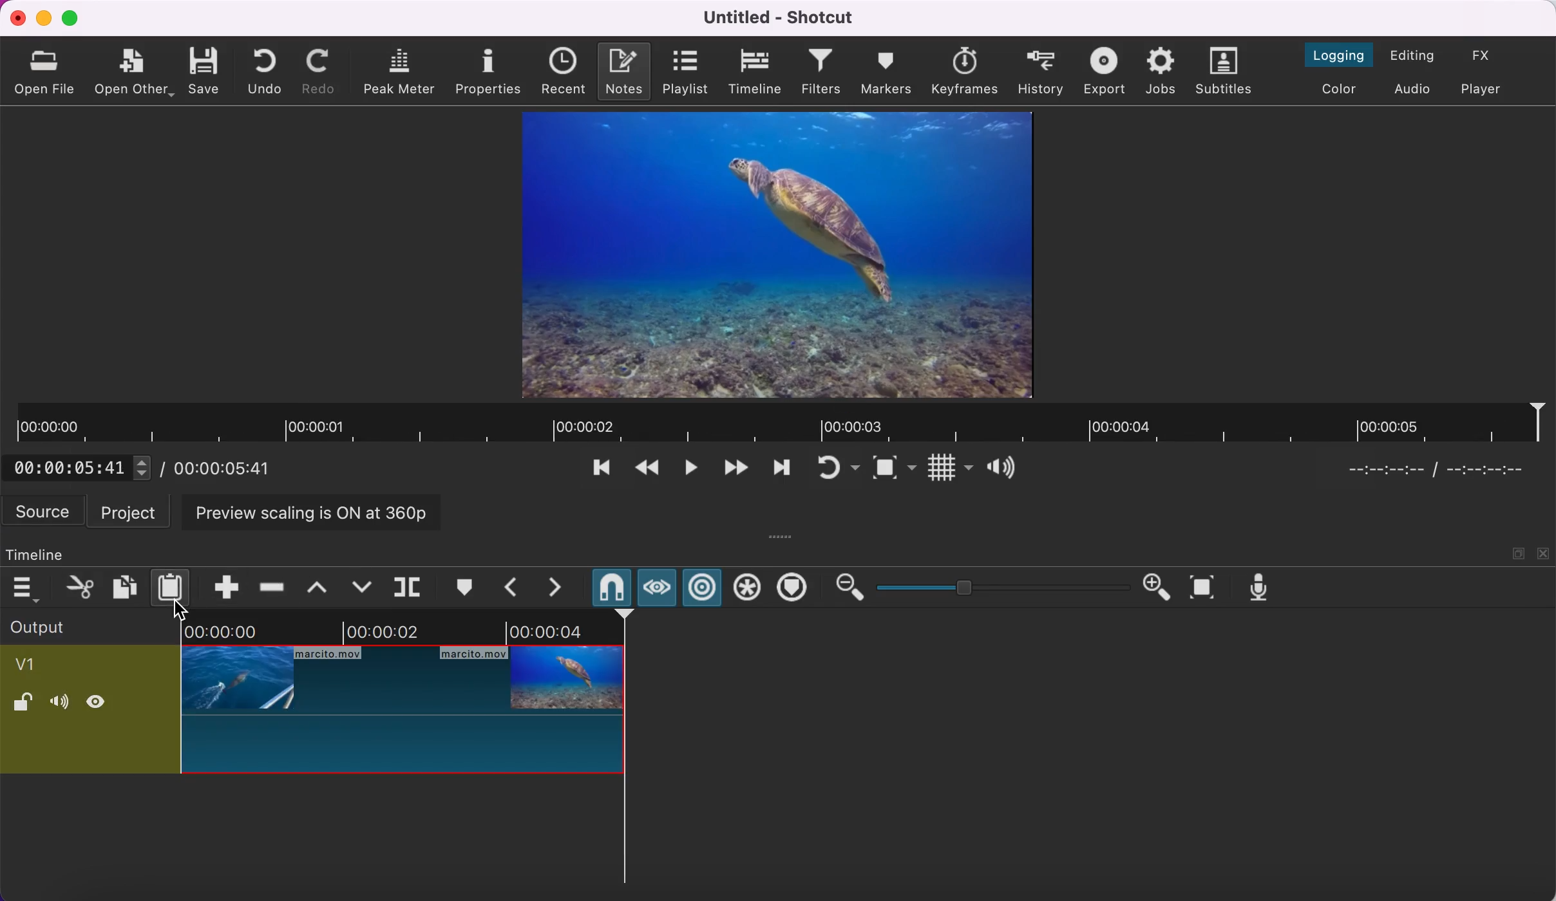  I want to click on cropped clip duration, so click(778, 424).